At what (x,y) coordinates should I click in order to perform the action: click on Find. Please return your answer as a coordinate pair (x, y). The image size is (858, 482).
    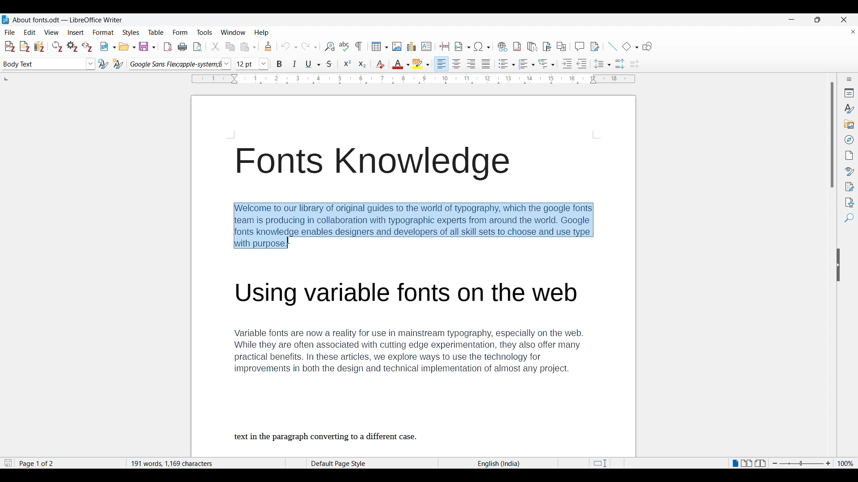
    Looking at the image, I should click on (850, 218).